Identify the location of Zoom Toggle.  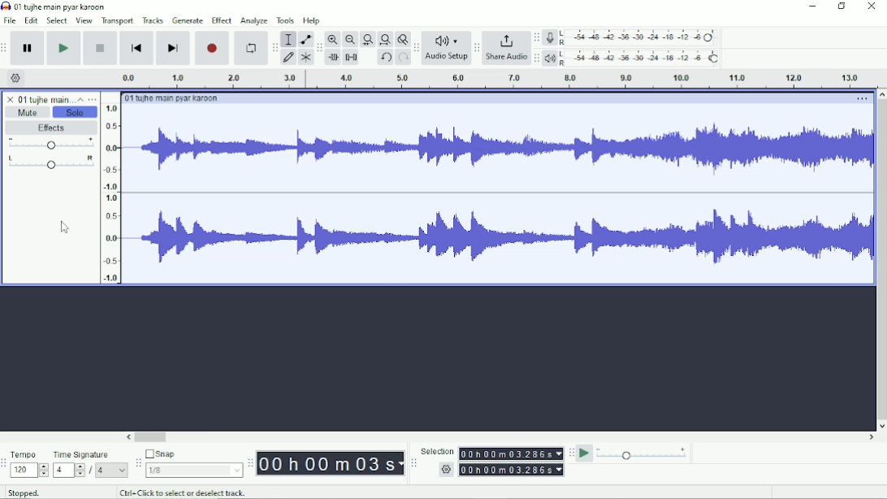
(401, 39).